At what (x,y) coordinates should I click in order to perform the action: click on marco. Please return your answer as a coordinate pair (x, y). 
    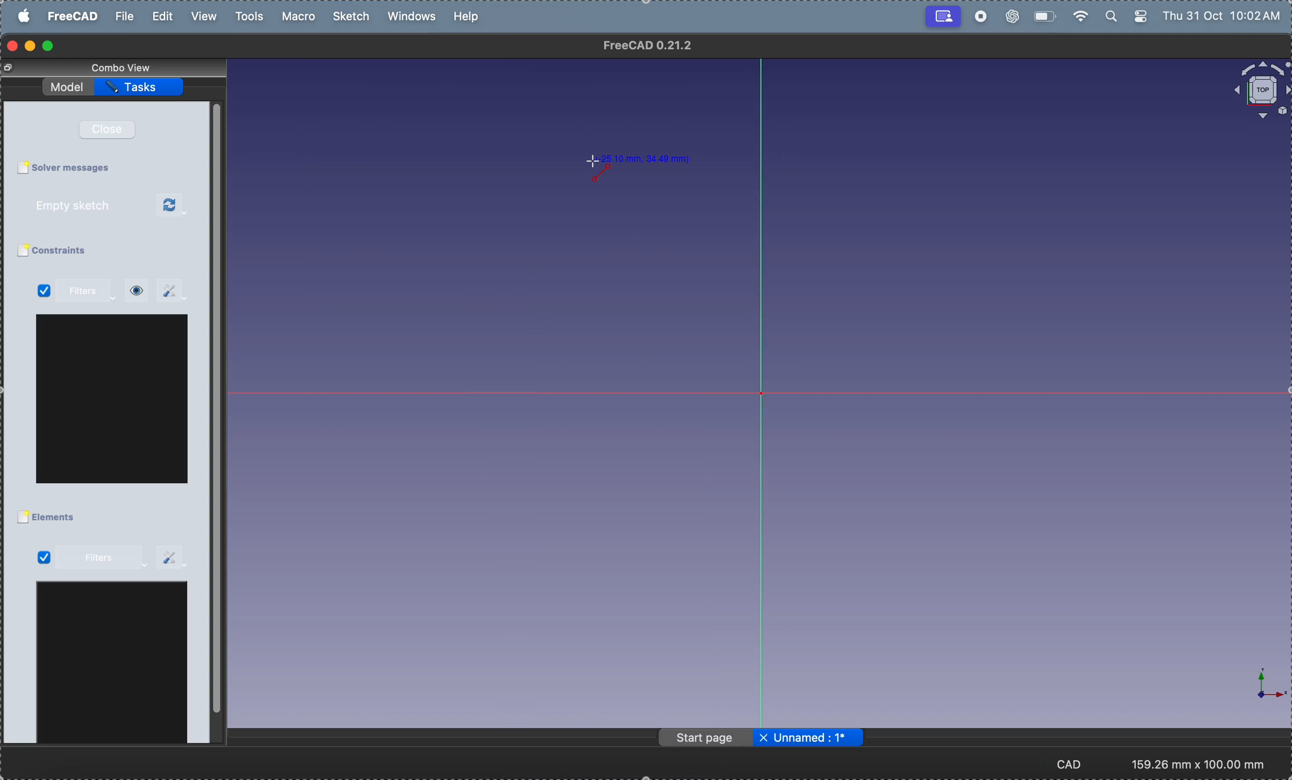
    Looking at the image, I should click on (302, 16).